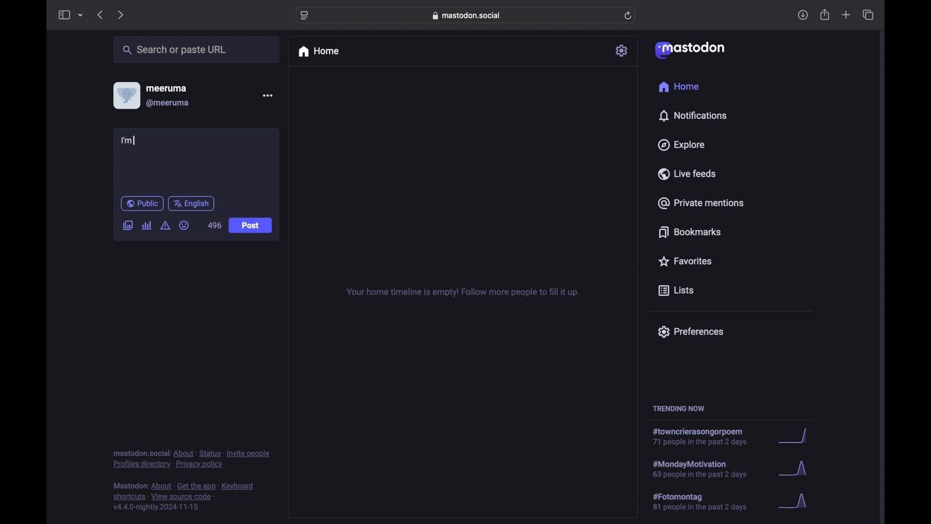 This screenshot has height=524, width=931. Describe the element at coordinates (214, 225) in the screenshot. I see `496` at that location.